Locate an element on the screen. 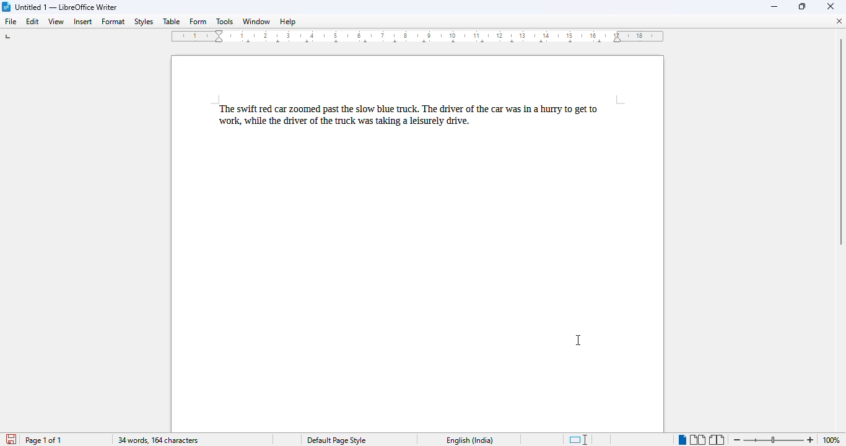 This screenshot has height=446, width=846. close is located at coordinates (831, 6).